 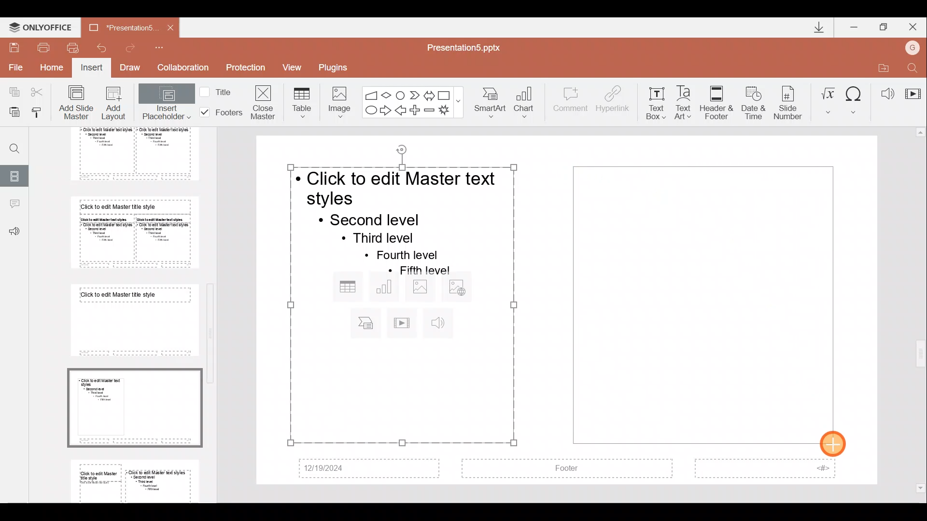 What do you see at coordinates (884, 26) in the screenshot?
I see `Maximize` at bounding box center [884, 26].